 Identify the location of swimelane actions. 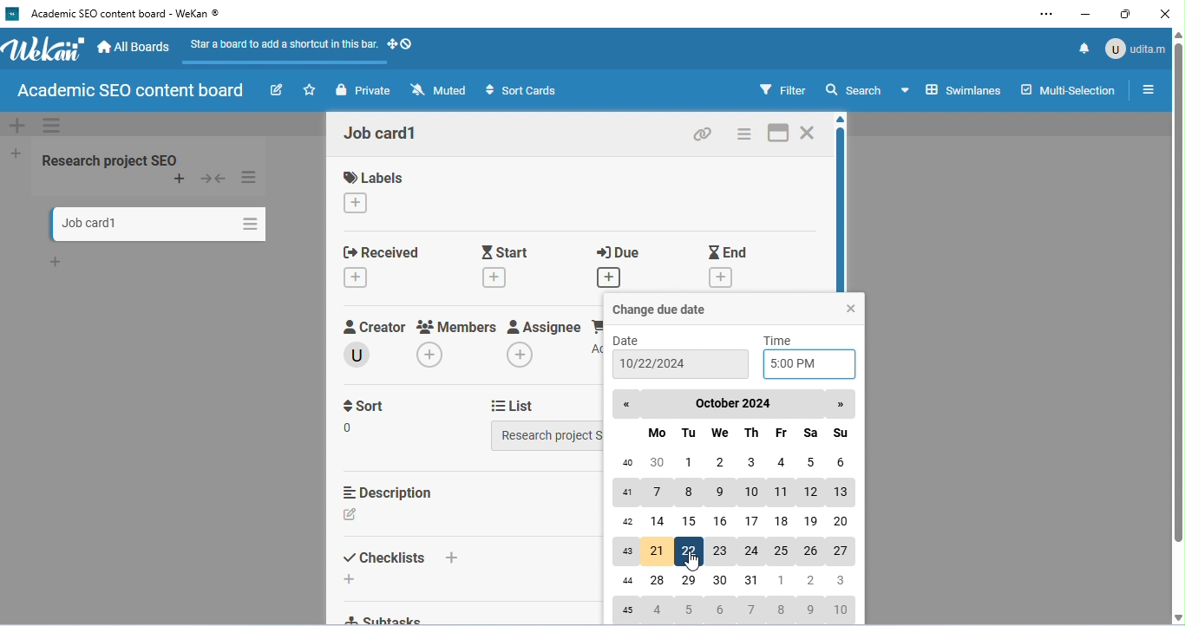
(52, 127).